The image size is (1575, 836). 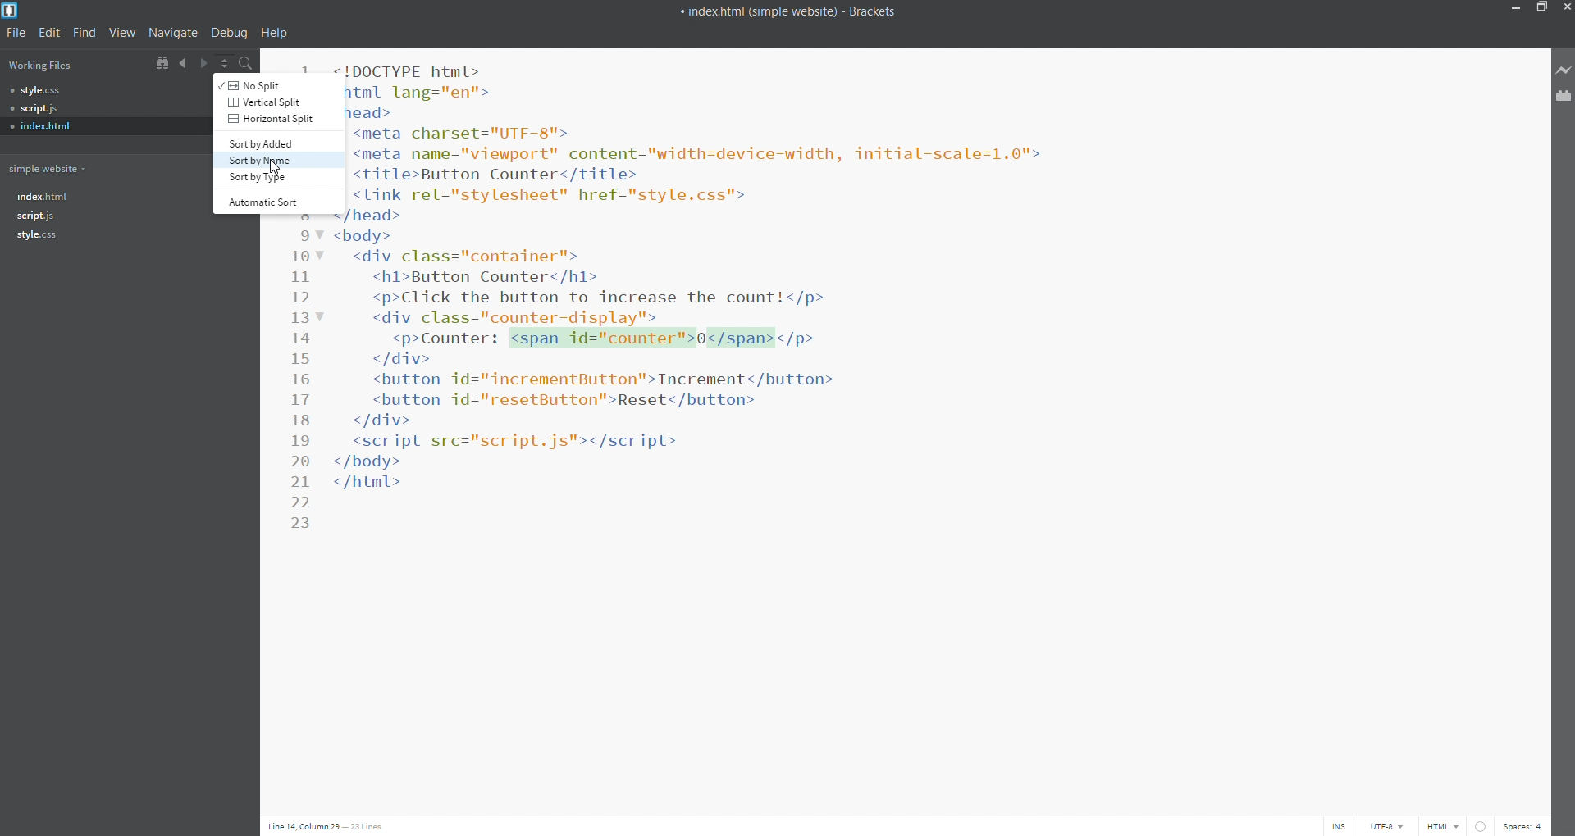 What do you see at coordinates (71, 65) in the screenshot?
I see `working files list` at bounding box center [71, 65].